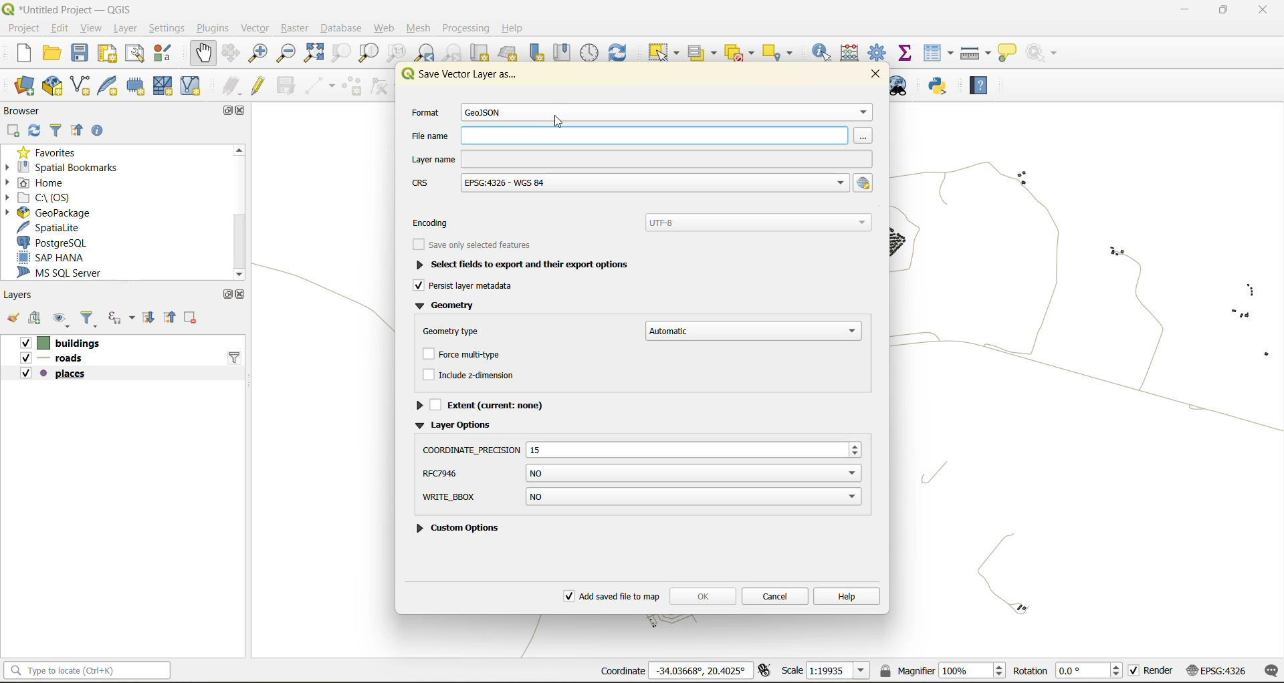 This screenshot has height=683, width=1284. Describe the element at coordinates (461, 355) in the screenshot. I see `force multitype` at that location.